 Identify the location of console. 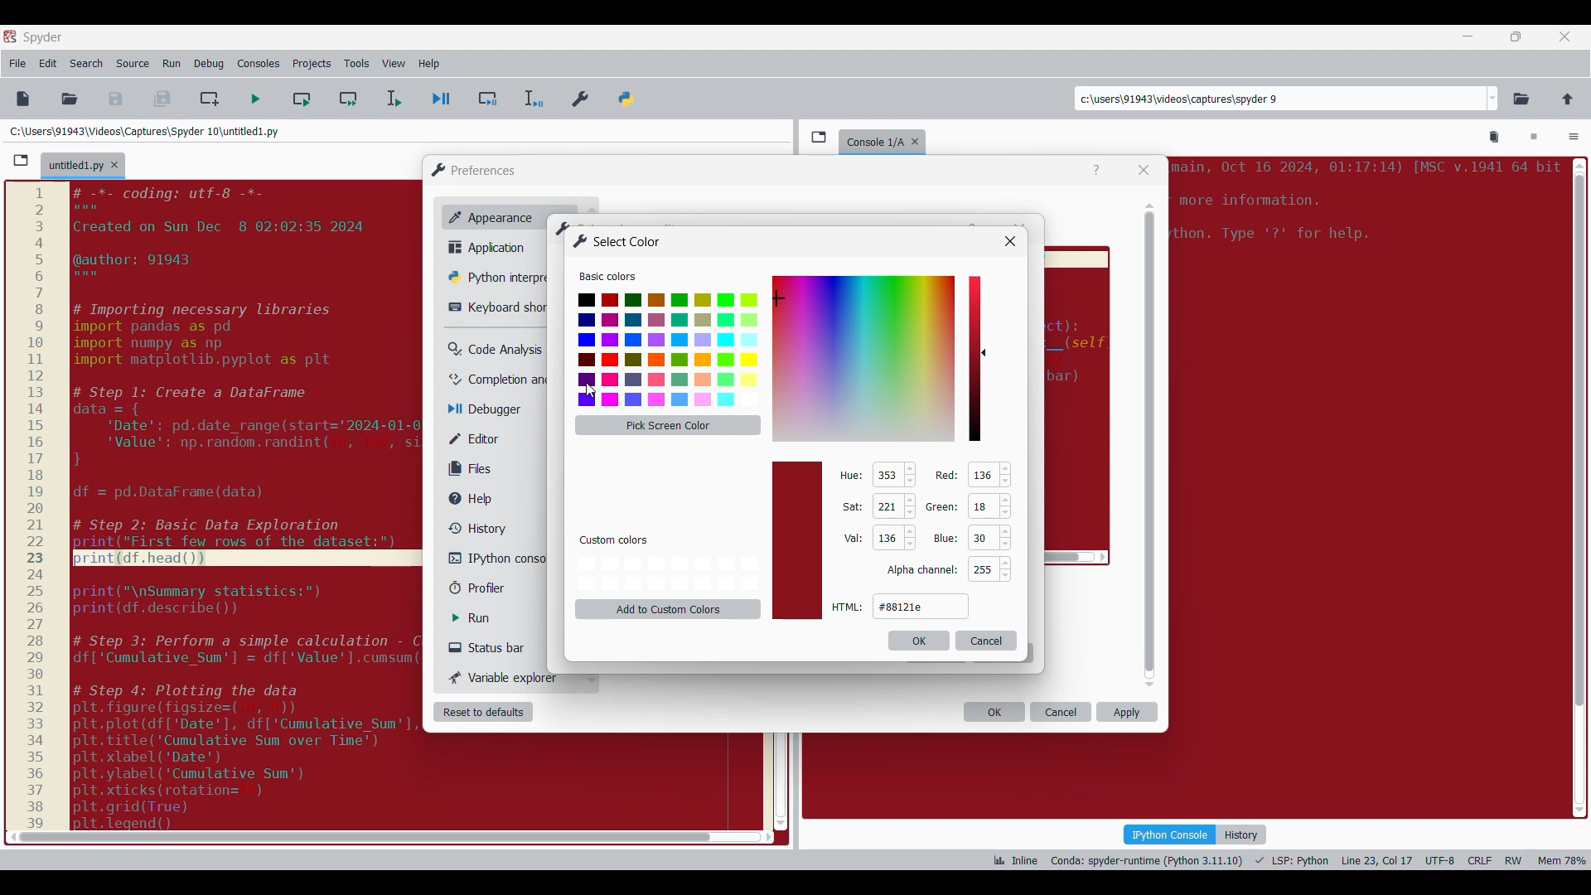
(872, 140).